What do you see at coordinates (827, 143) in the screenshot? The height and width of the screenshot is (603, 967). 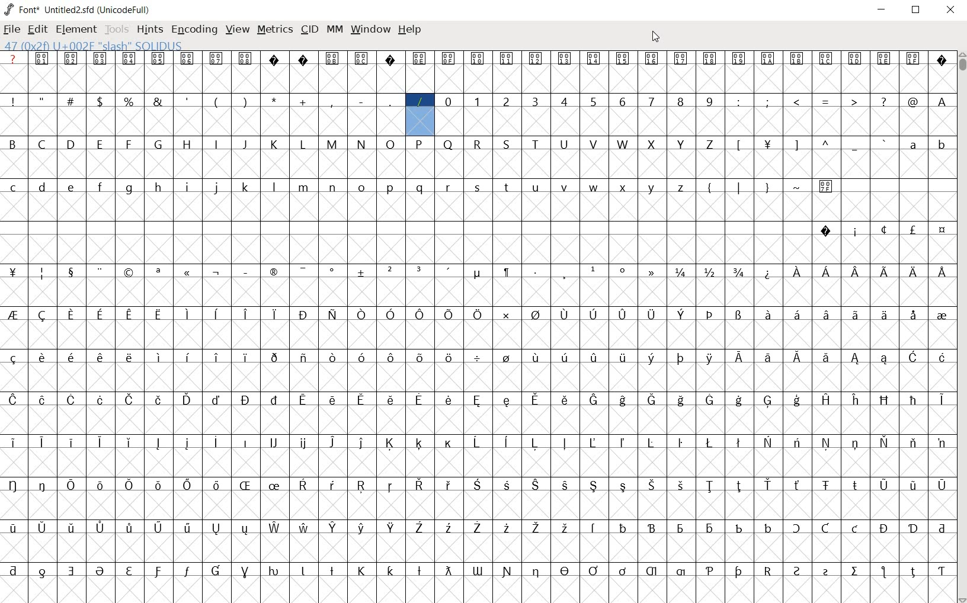 I see `glyph` at bounding box center [827, 143].